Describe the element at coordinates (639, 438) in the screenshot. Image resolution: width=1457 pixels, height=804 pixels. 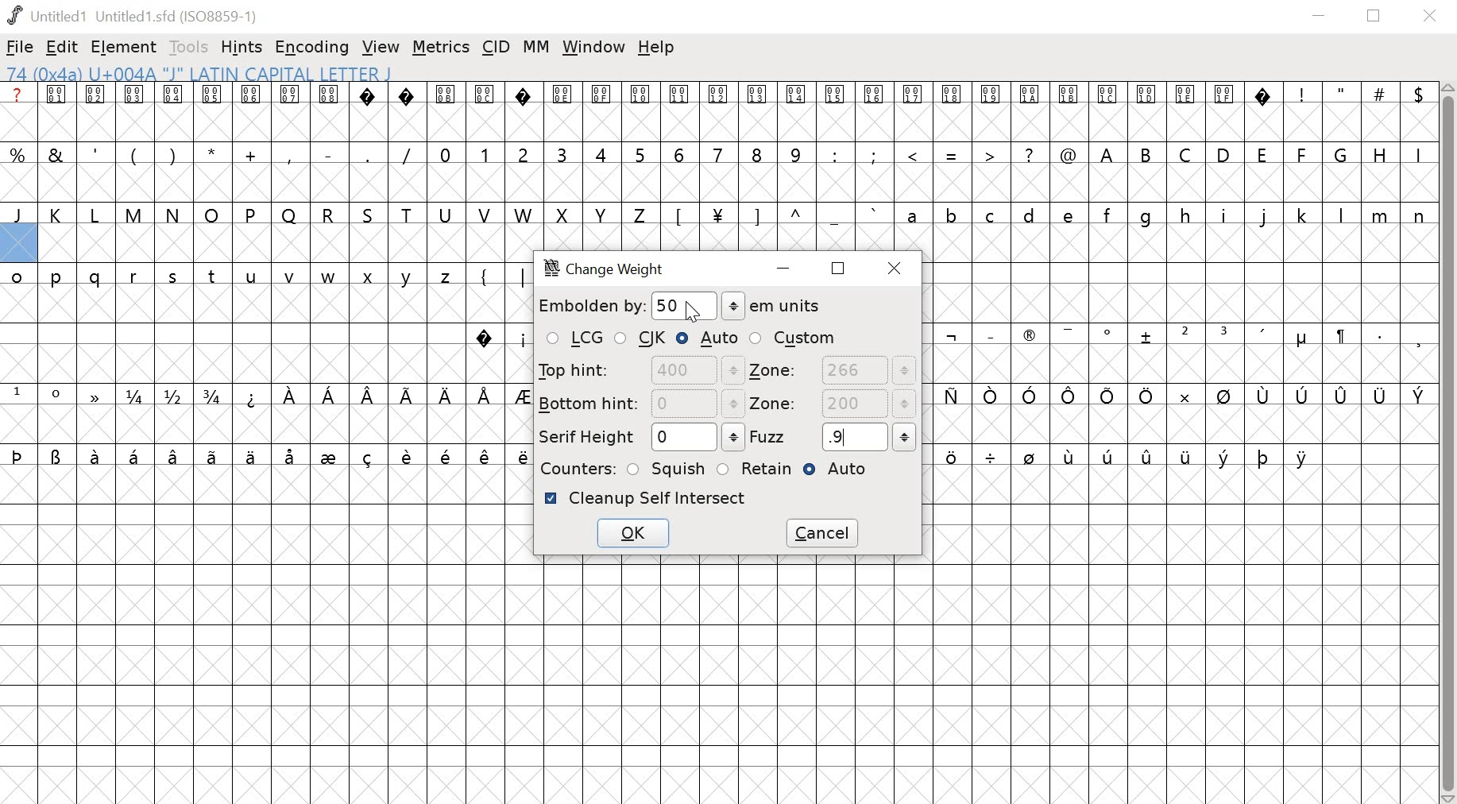
I see `SERIF HEIGHT` at that location.